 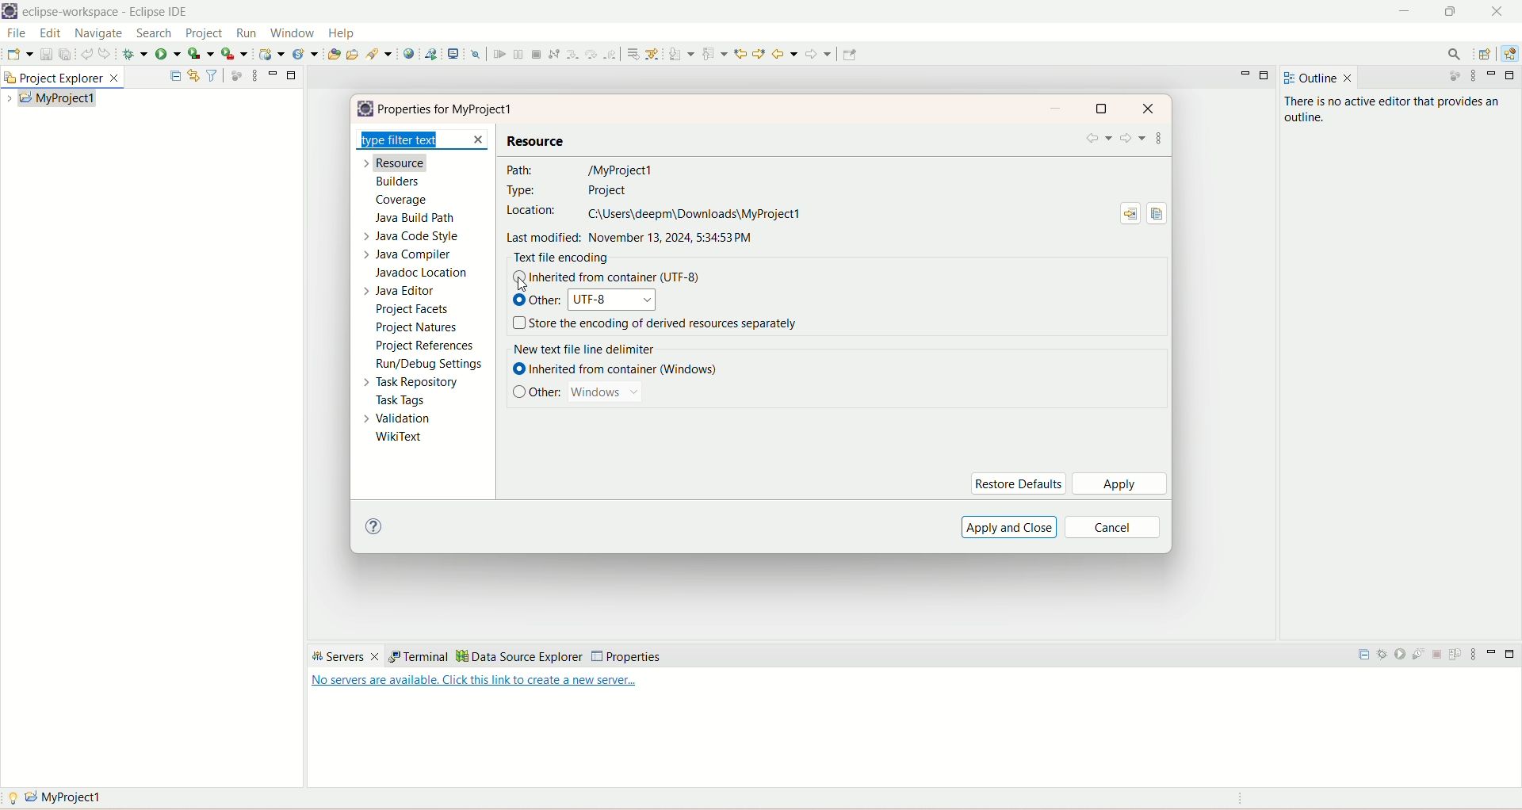 What do you see at coordinates (427, 366) in the screenshot?
I see `run settings` at bounding box center [427, 366].